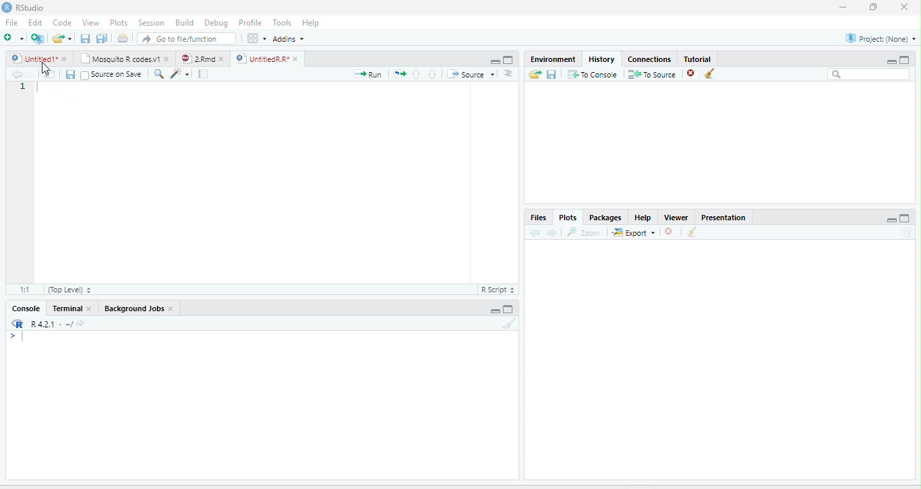 The image size is (921, 489). Describe the element at coordinates (152, 22) in the screenshot. I see `Session` at that location.